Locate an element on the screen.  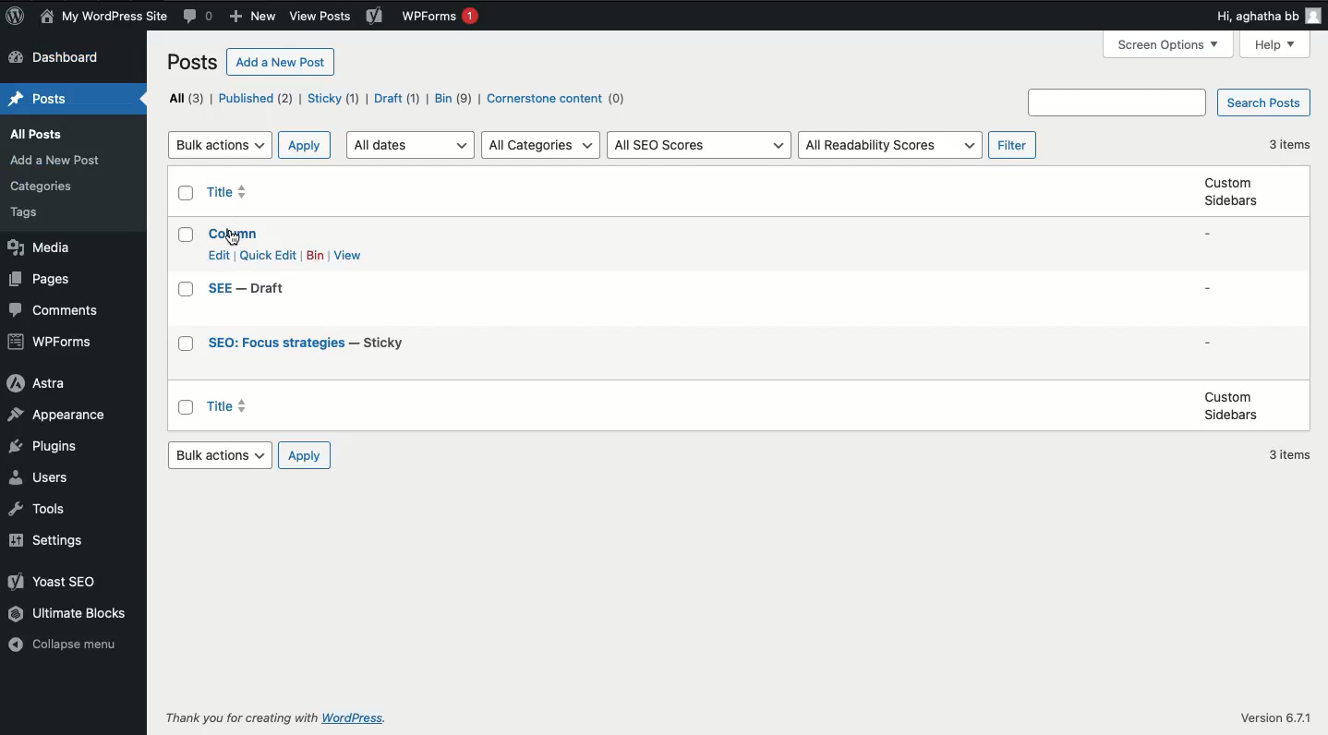
title is located at coordinates (224, 405).